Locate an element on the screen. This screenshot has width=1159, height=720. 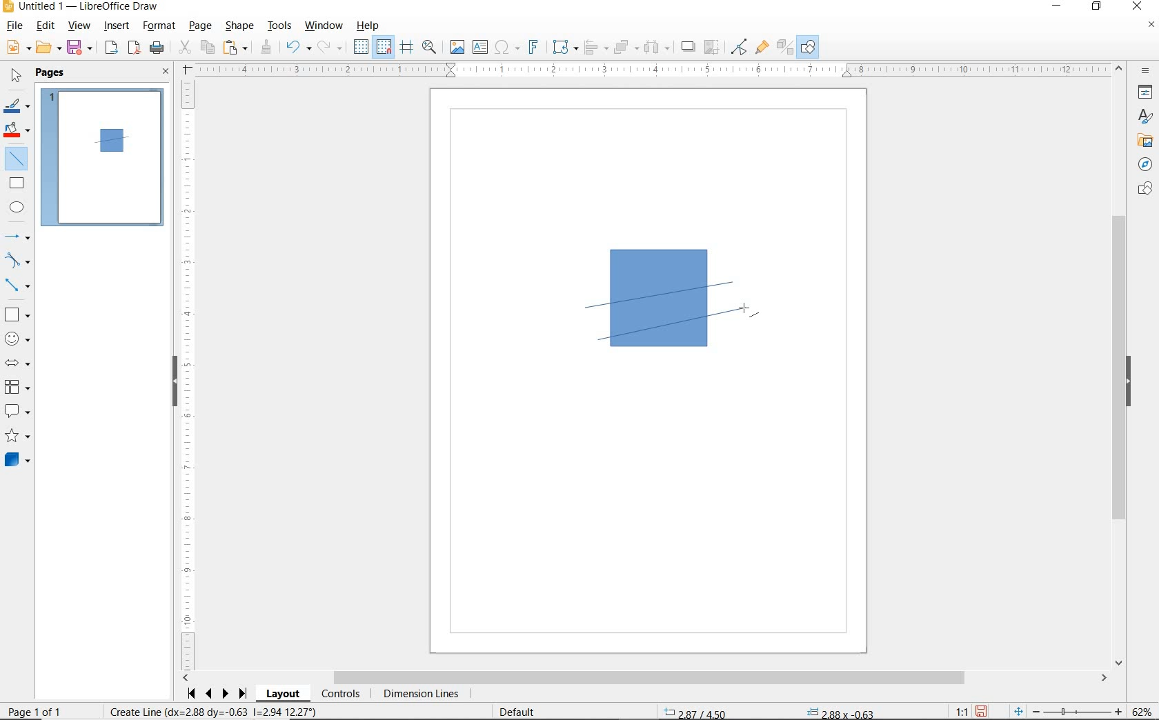
STYLES is located at coordinates (1142, 117).